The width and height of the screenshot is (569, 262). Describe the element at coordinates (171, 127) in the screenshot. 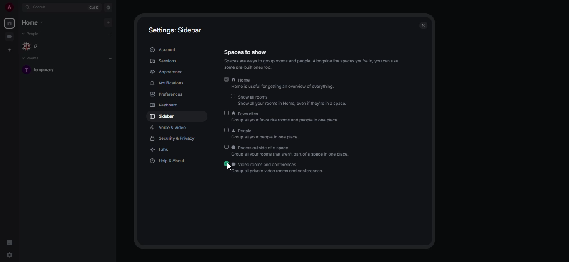

I see `voice & video` at that location.